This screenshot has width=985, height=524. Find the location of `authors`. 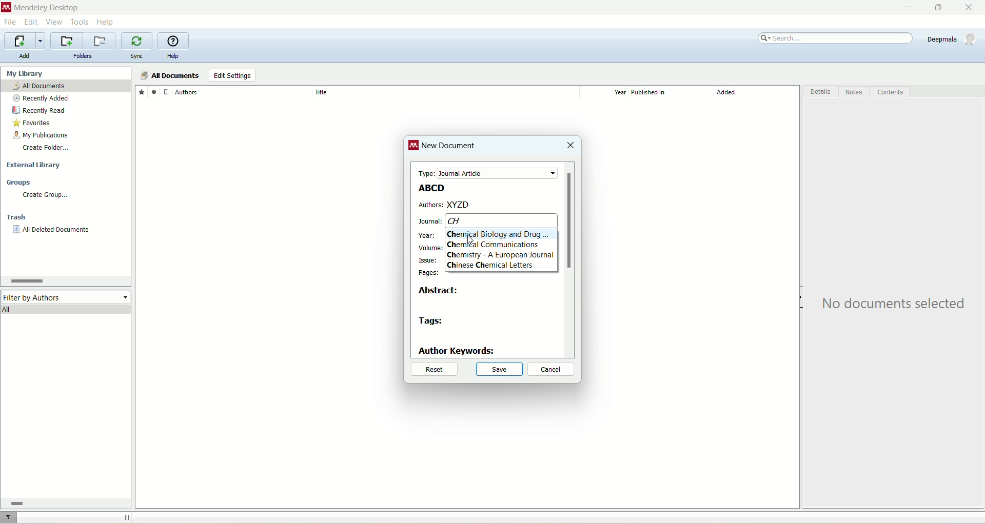

authors is located at coordinates (430, 205).